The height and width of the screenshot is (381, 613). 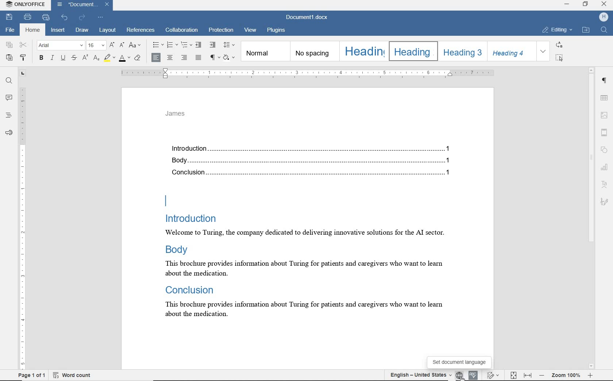 What do you see at coordinates (9, 17) in the screenshot?
I see `save` at bounding box center [9, 17].